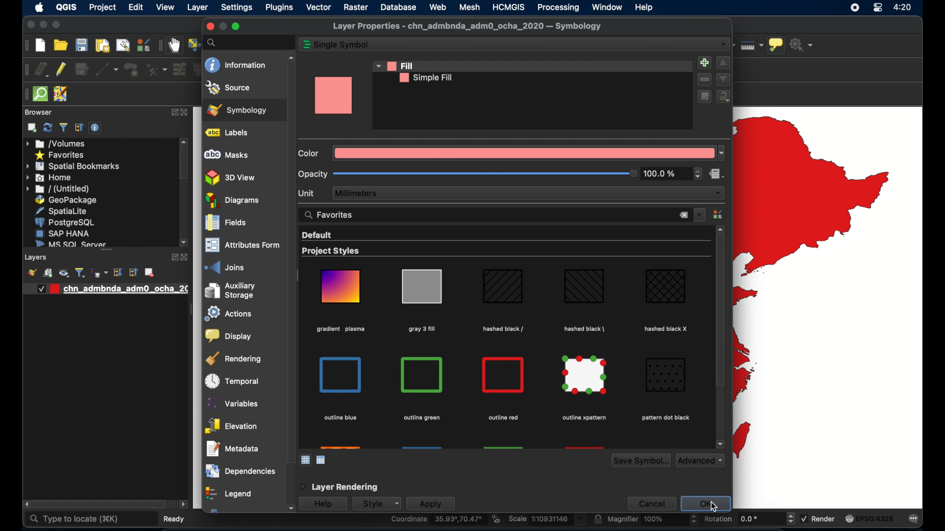 Image resolution: width=945 pixels, height=531 pixels. What do you see at coordinates (82, 70) in the screenshot?
I see `save edits` at bounding box center [82, 70].